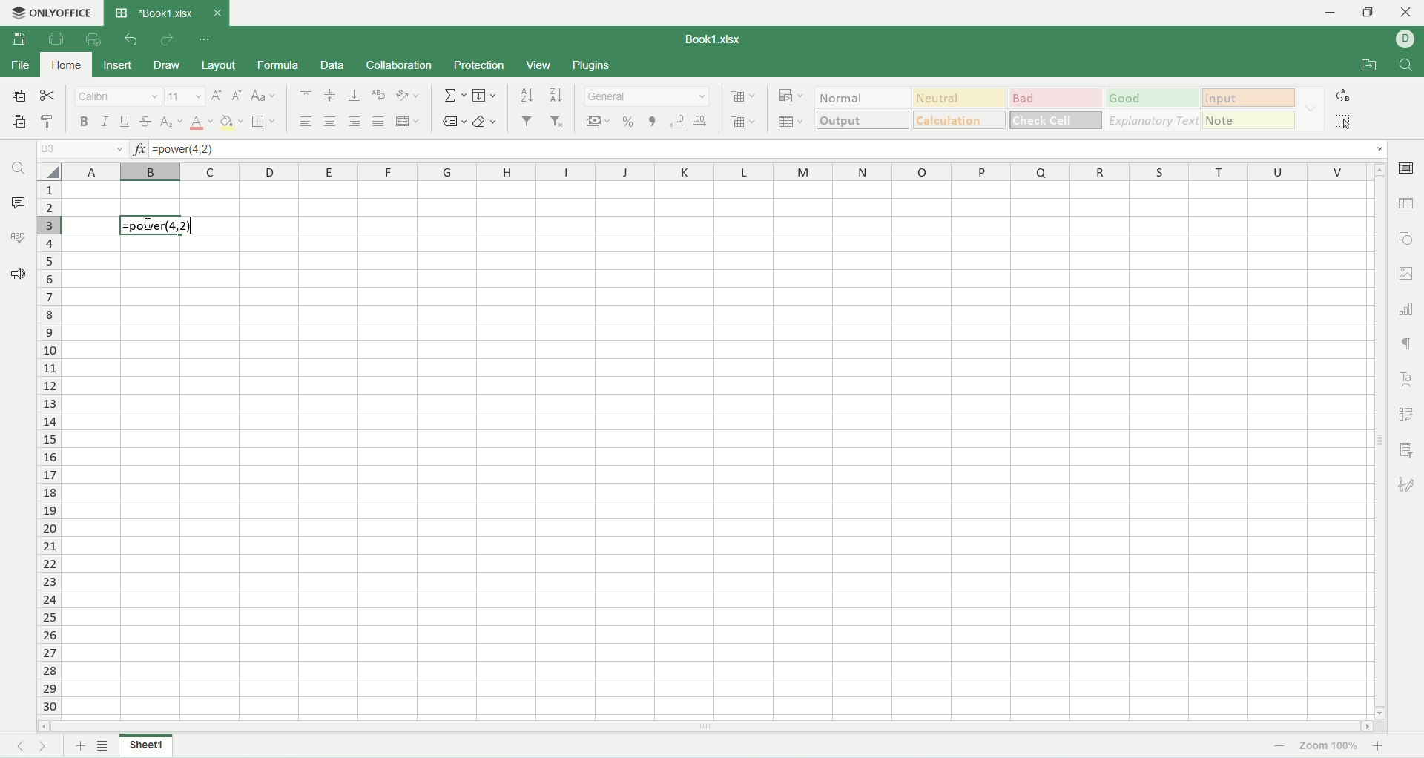  I want to click on onlyoffice, so click(54, 13).